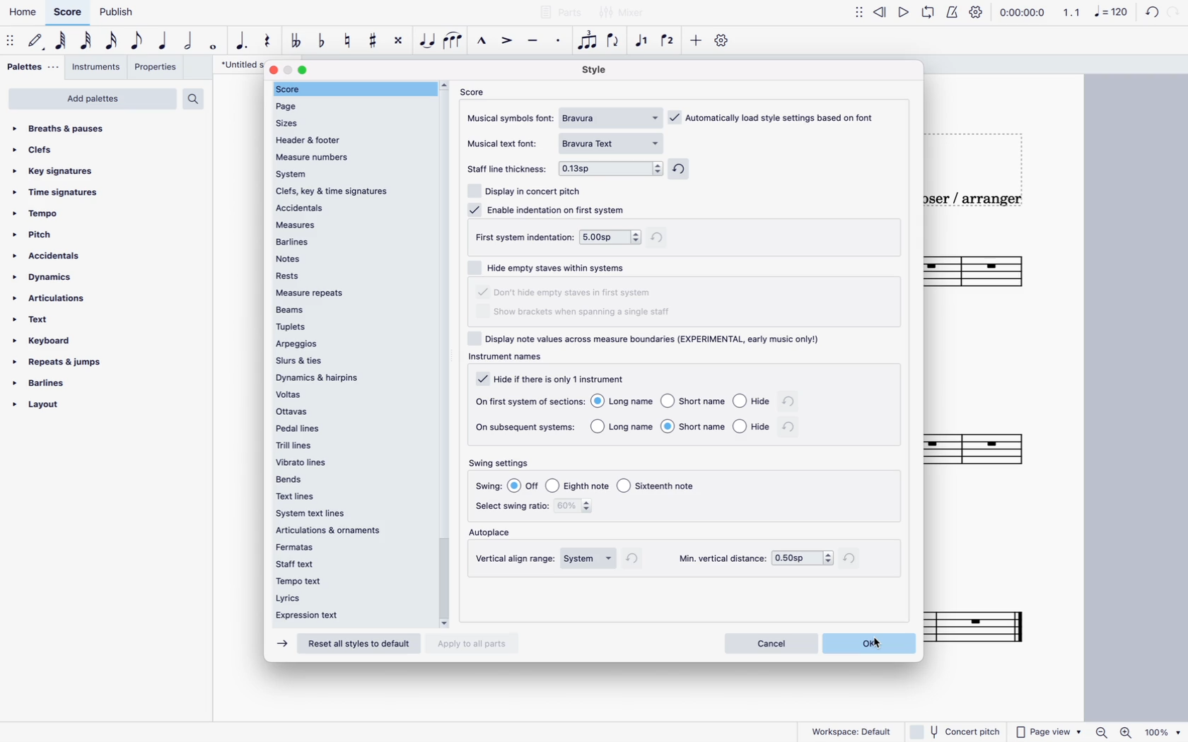  I want to click on layout, so click(60, 408).